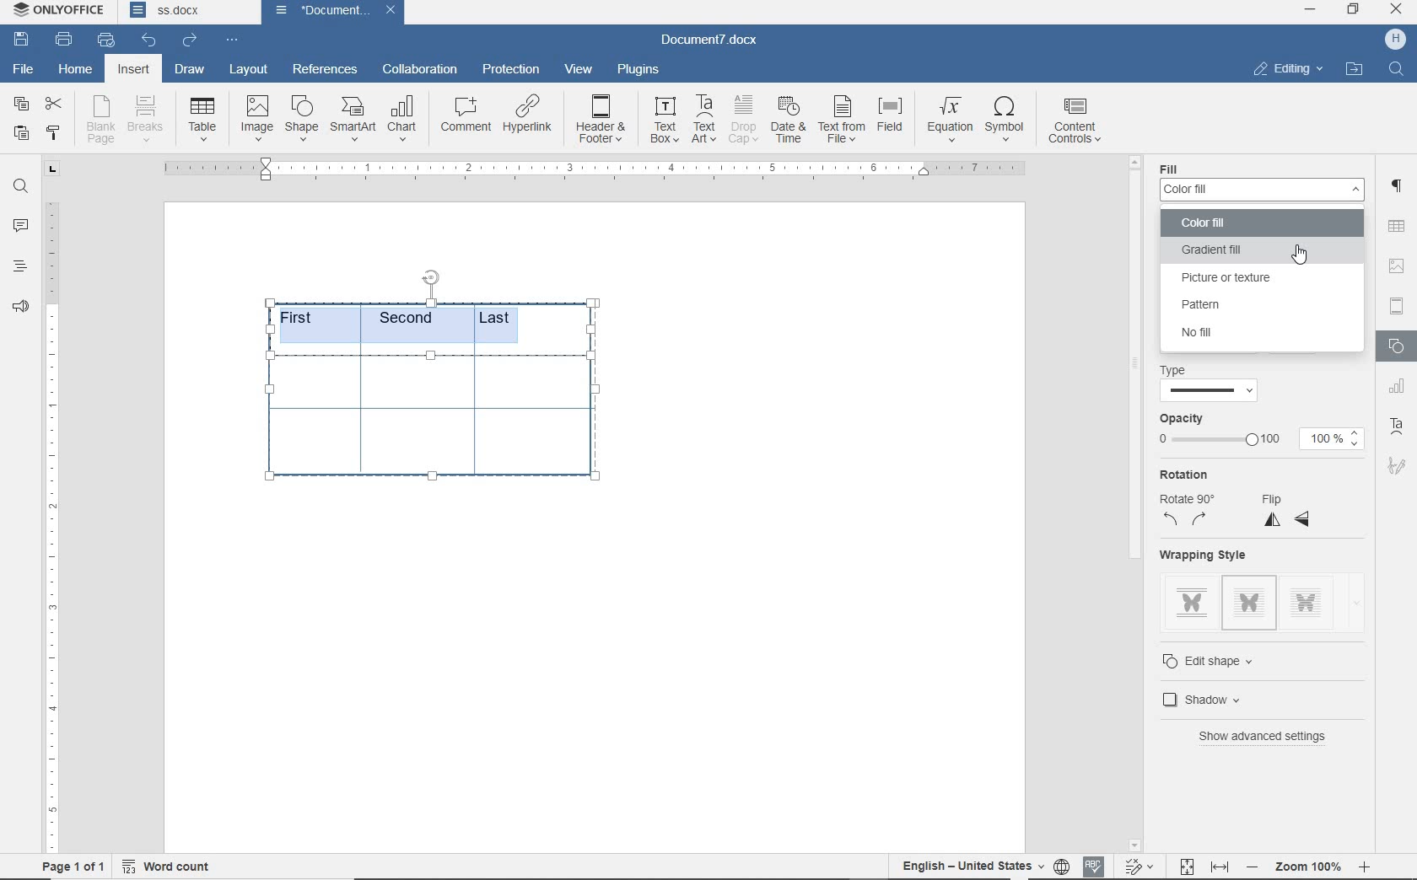 The image size is (1417, 880). Describe the element at coordinates (1312, 9) in the screenshot. I see `MINIMIZE` at that location.